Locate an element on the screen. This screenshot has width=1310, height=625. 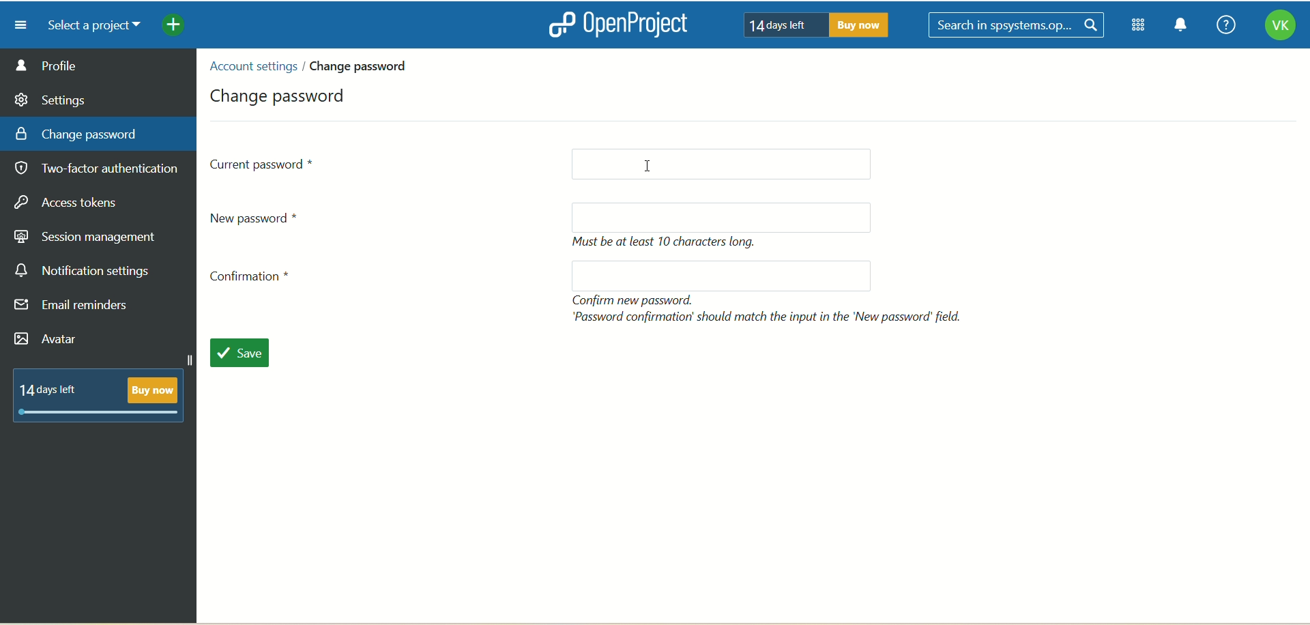
openproject is located at coordinates (615, 24).